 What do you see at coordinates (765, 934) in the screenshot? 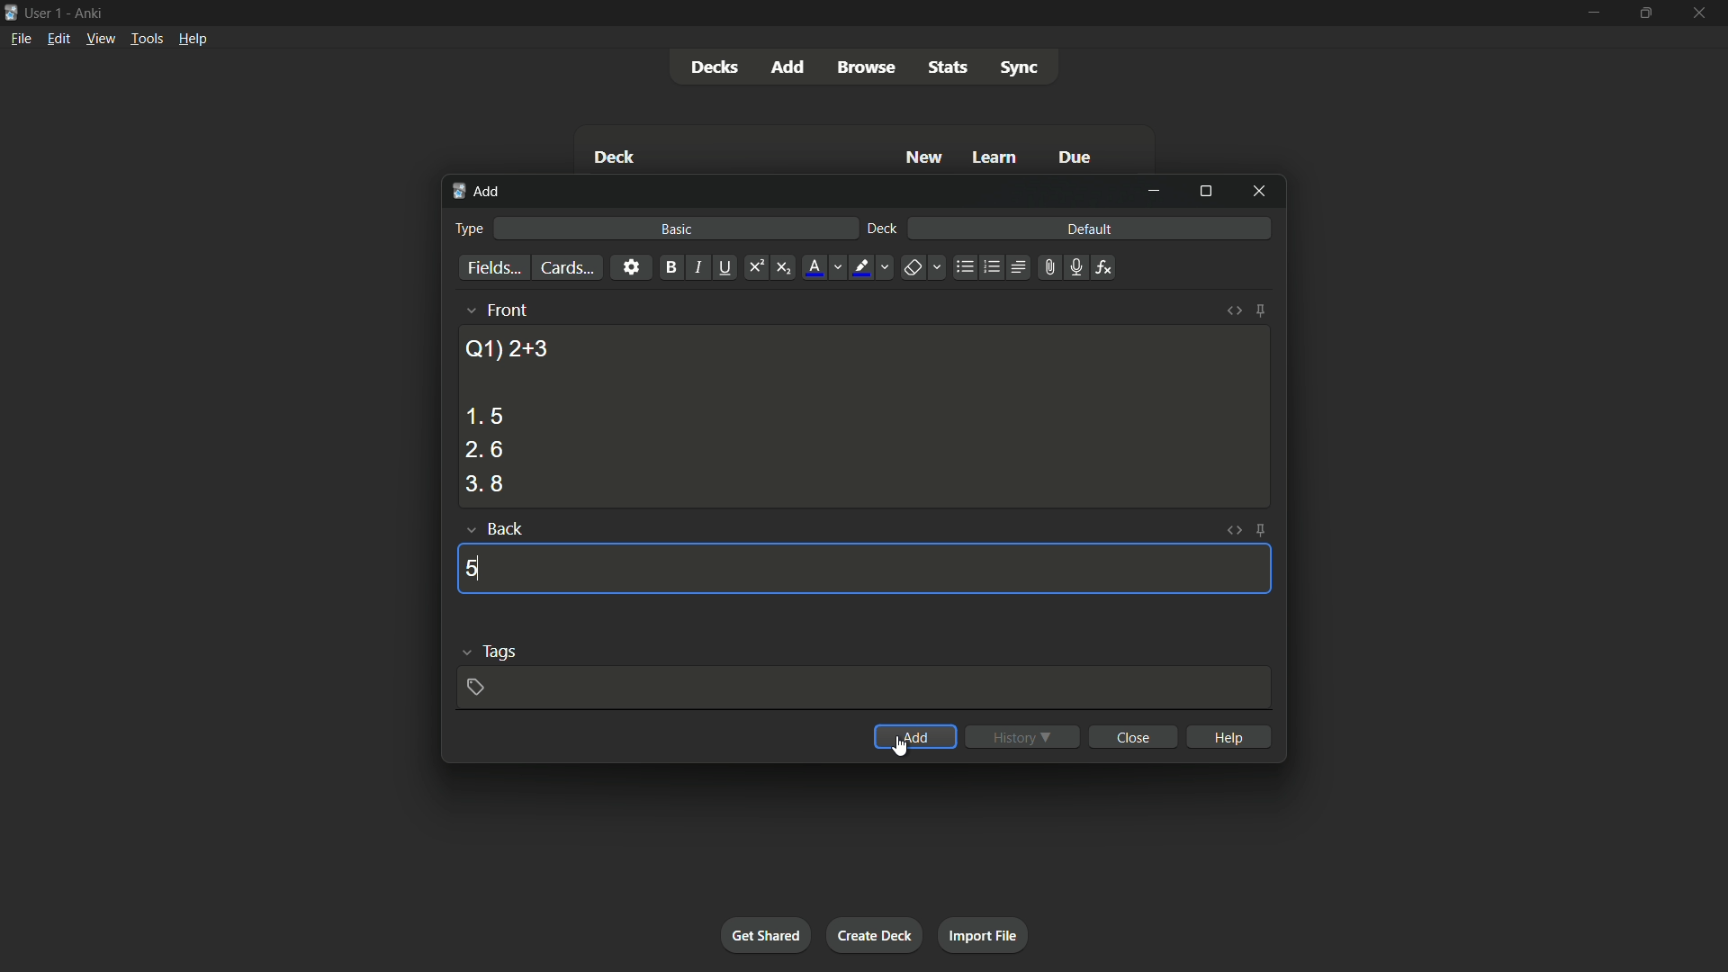
I see `get shared` at bounding box center [765, 934].